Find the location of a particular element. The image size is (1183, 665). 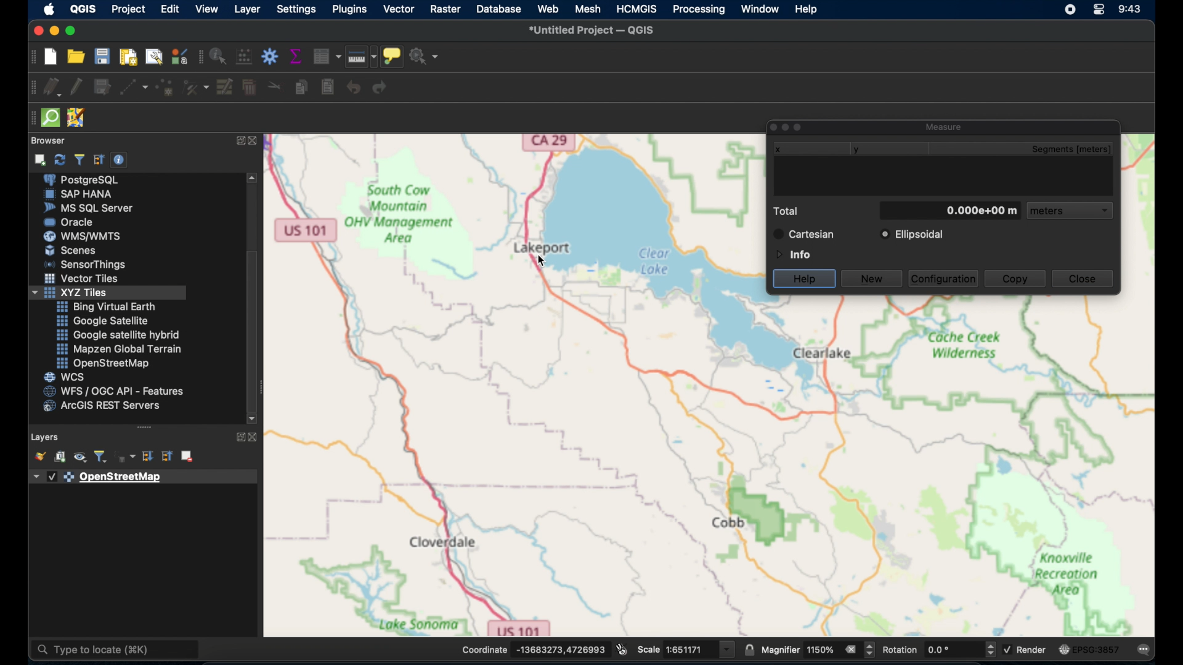

settings is located at coordinates (298, 9).